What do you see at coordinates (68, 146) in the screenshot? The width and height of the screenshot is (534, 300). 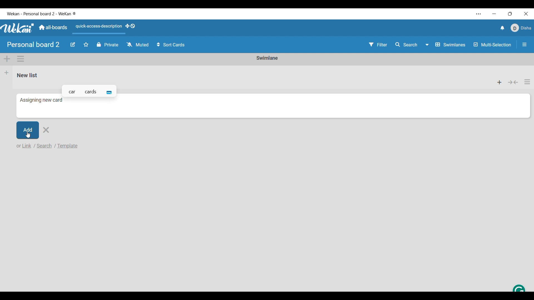 I see `Search template` at bounding box center [68, 146].